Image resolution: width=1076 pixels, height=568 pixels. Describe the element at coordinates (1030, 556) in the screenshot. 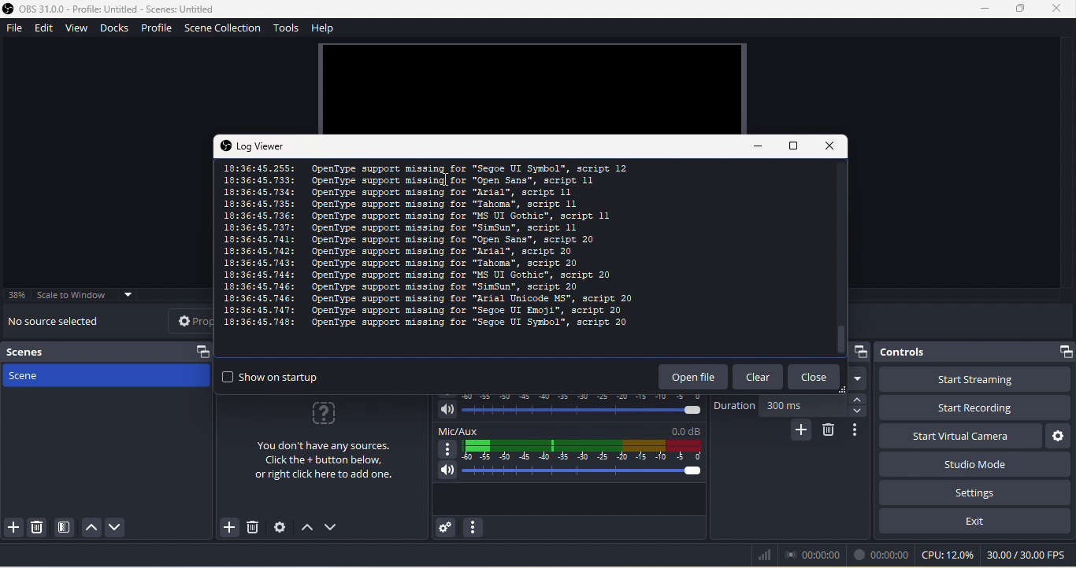

I see `30.00/30.00 fps` at that location.